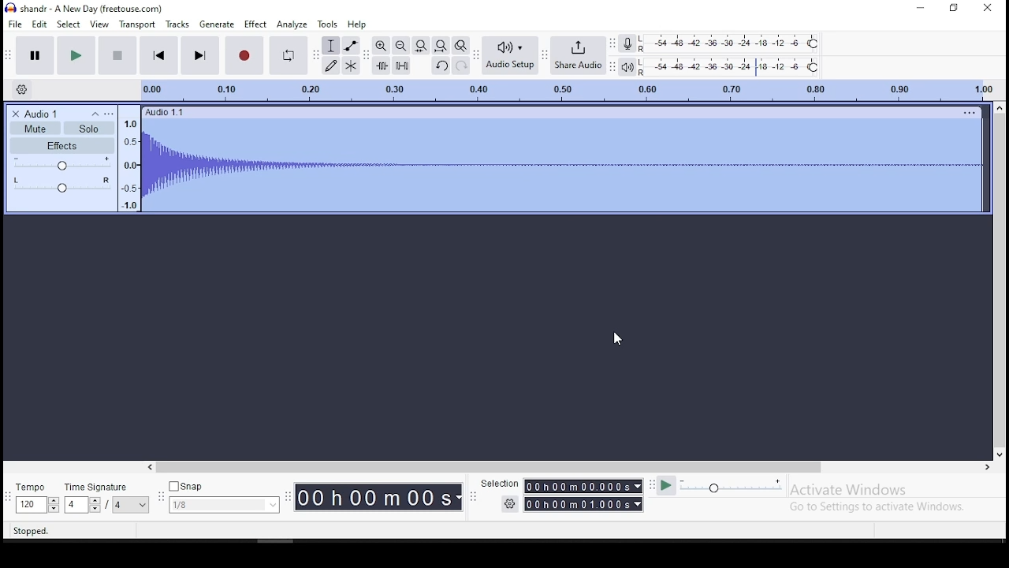 The height and width of the screenshot is (568, 1009). I want to click on new audio track , so click(561, 165).